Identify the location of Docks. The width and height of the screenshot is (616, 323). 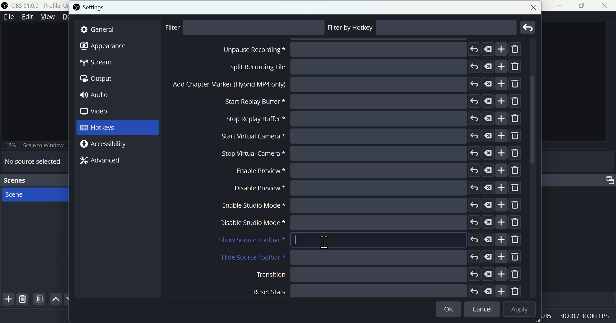
(70, 17).